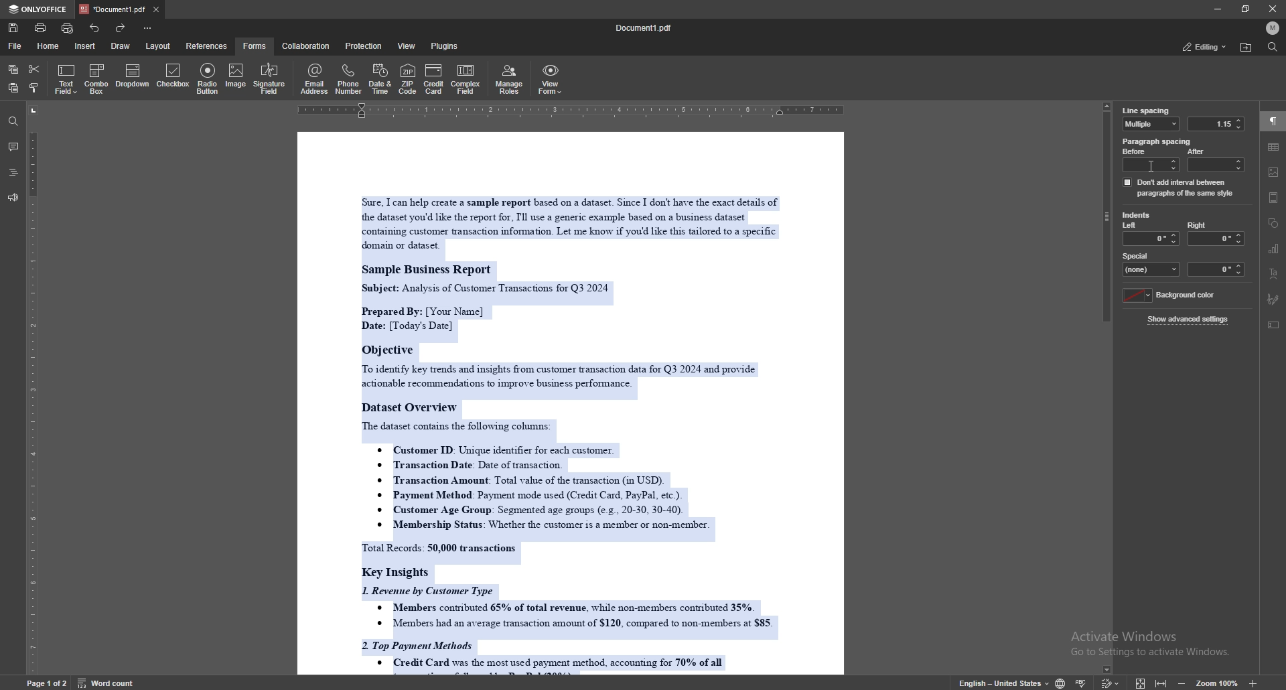  What do you see at coordinates (408, 46) in the screenshot?
I see `view` at bounding box center [408, 46].